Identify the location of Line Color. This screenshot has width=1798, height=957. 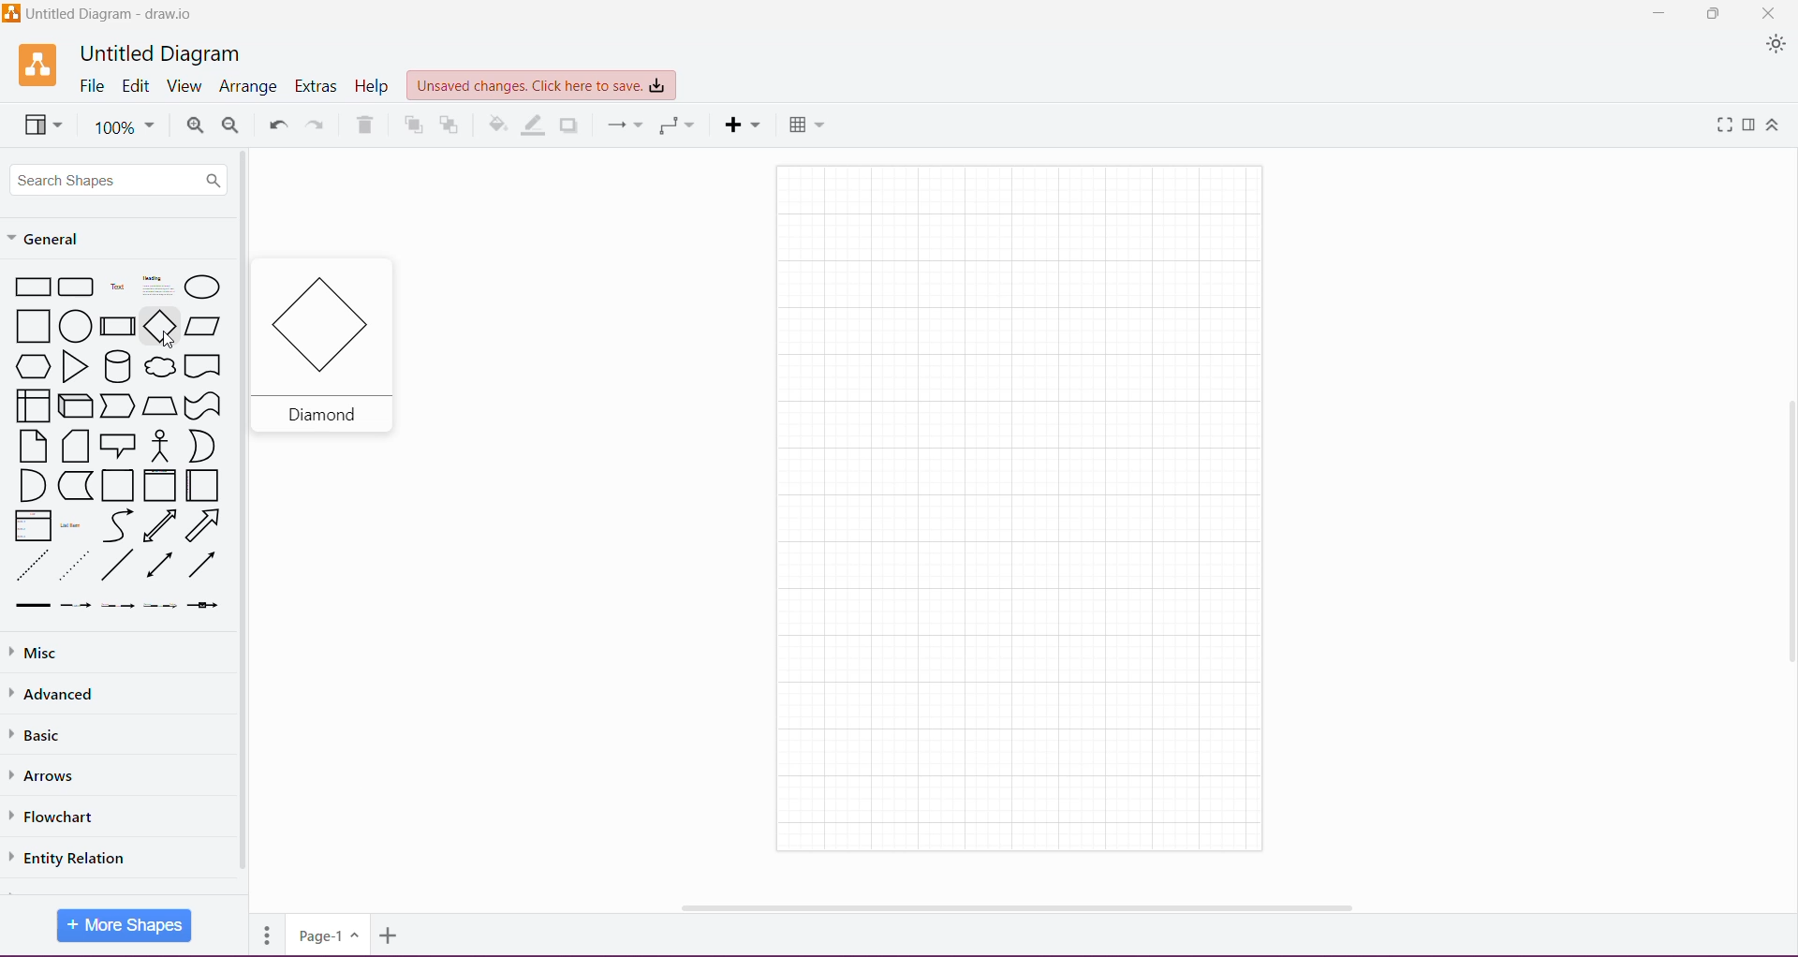
(532, 124).